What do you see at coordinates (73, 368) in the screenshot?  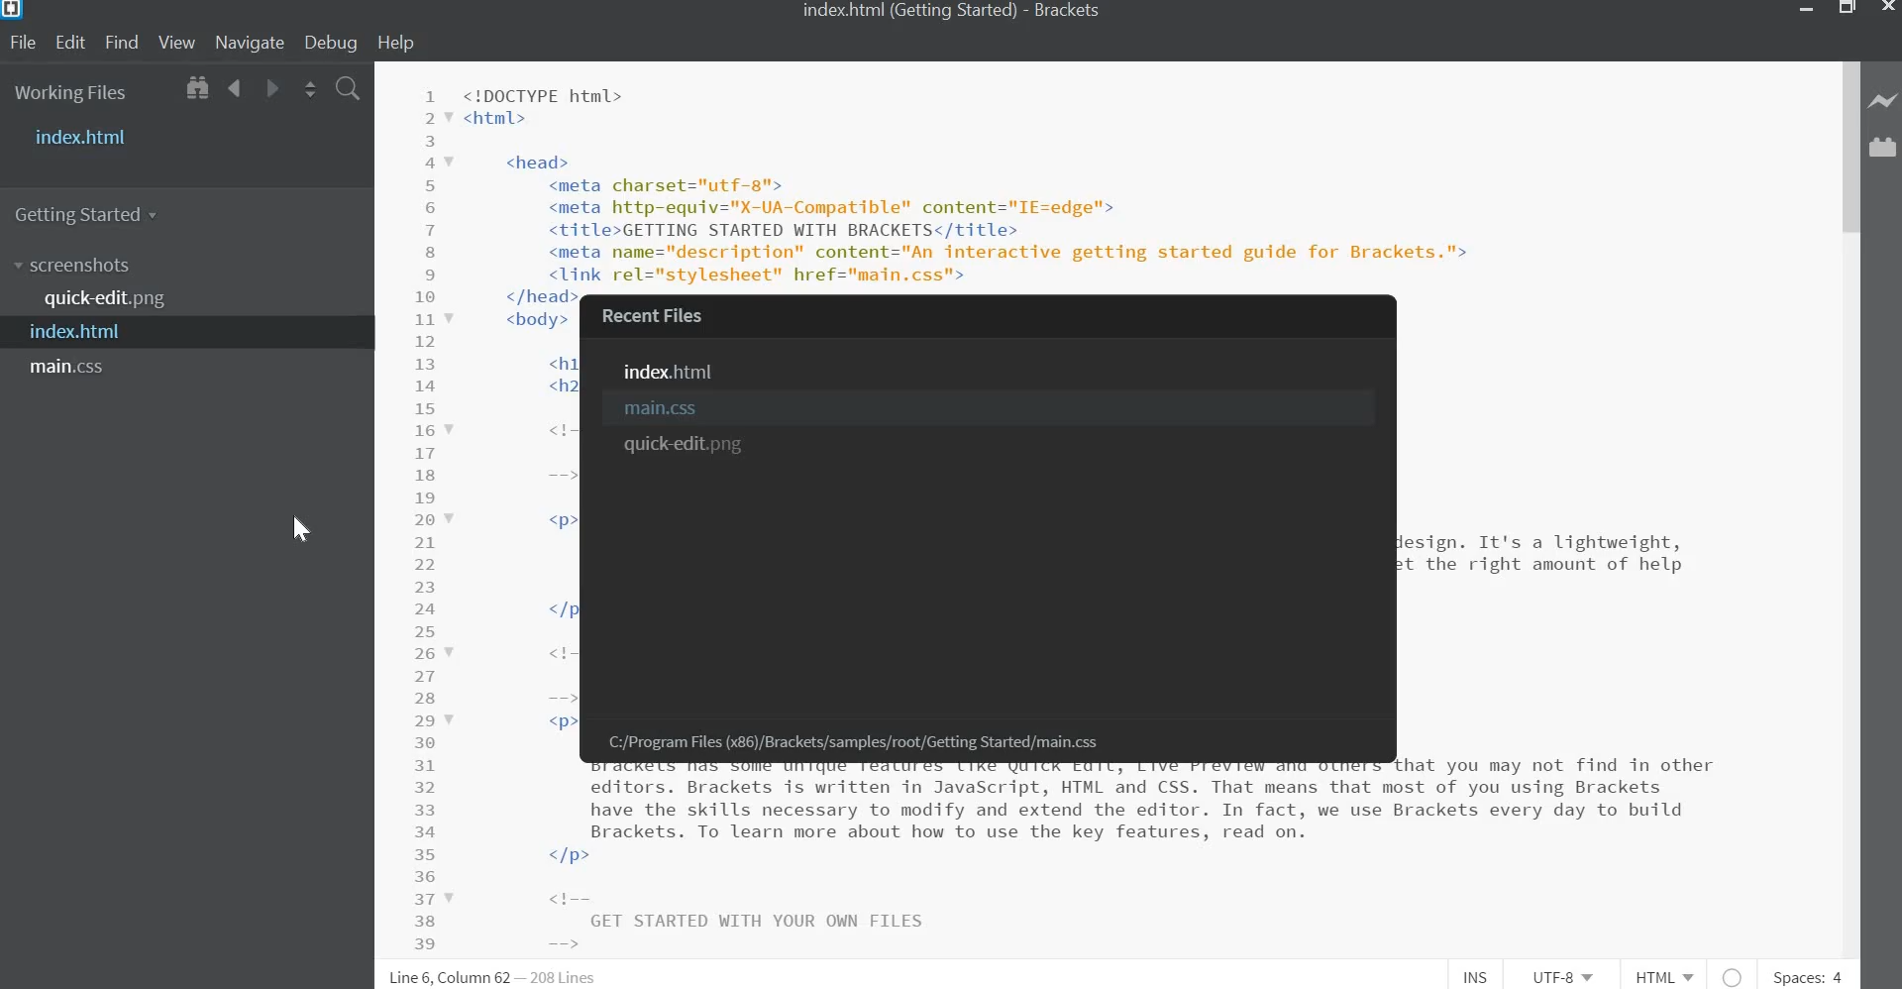 I see `main.css file` at bounding box center [73, 368].